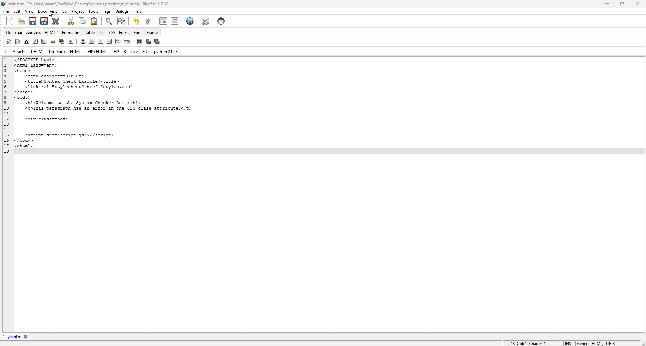 The image size is (646, 346). What do you see at coordinates (637, 3) in the screenshot?
I see `close` at bounding box center [637, 3].